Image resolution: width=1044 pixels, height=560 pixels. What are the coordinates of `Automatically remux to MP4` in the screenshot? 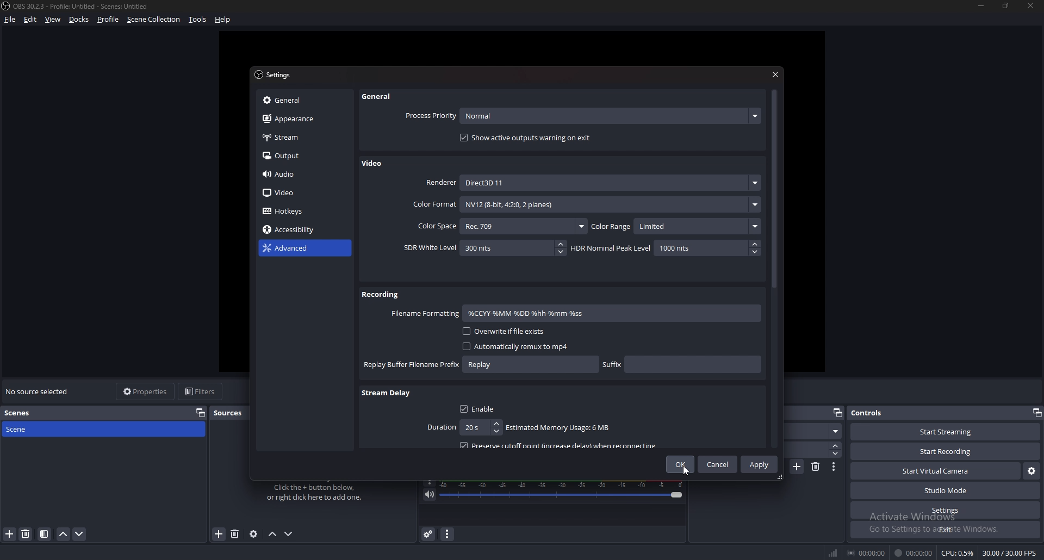 It's located at (510, 346).